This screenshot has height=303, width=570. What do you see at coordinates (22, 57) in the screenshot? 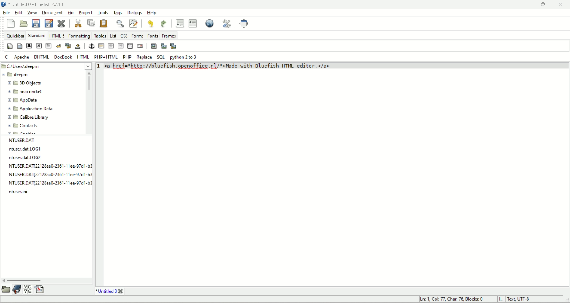
I see `APACHE` at bounding box center [22, 57].